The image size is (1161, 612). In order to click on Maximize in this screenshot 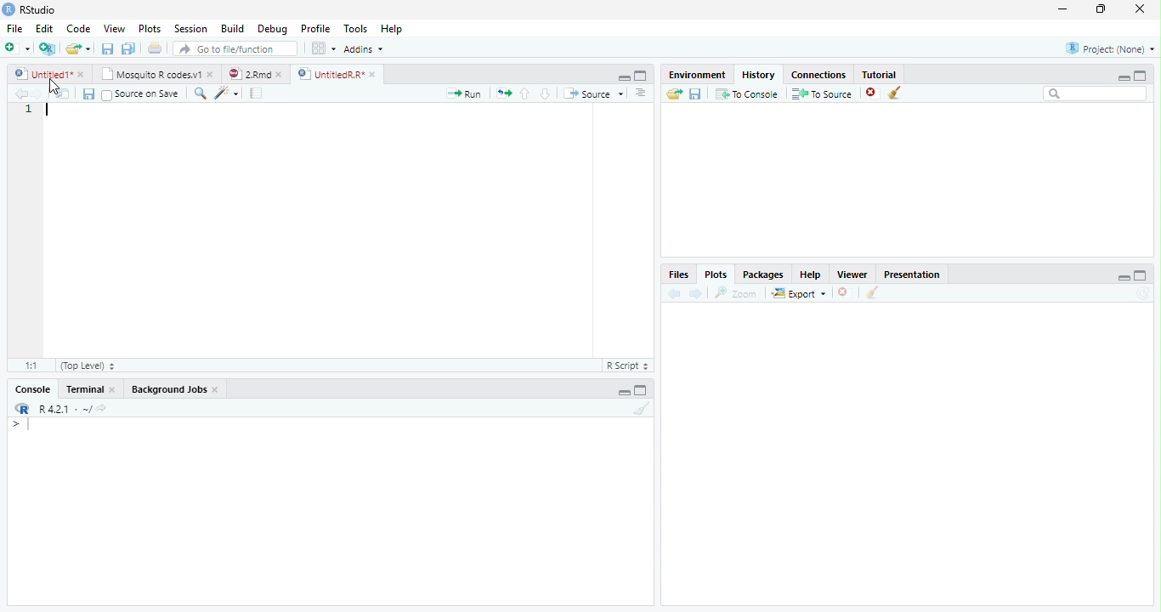, I will do `click(1141, 275)`.